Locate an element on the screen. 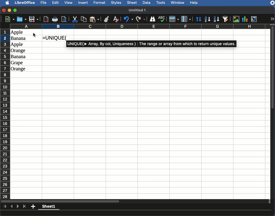  Descending is located at coordinates (217, 19).